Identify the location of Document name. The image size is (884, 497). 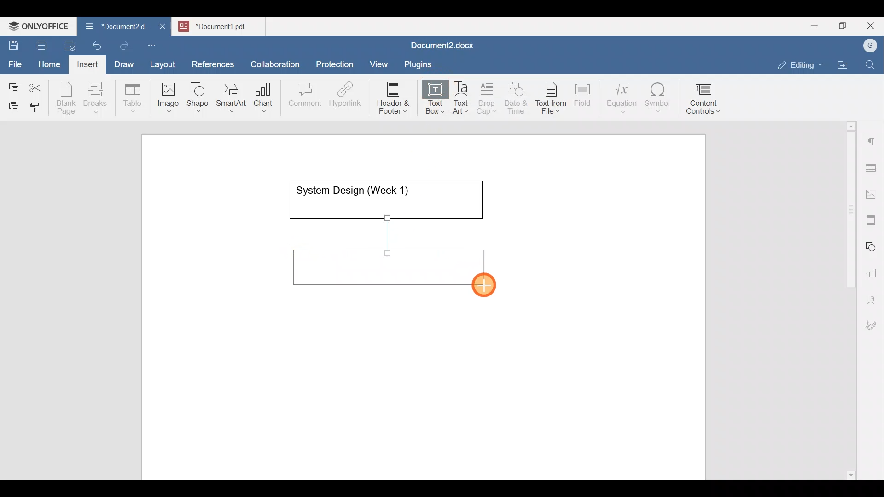
(440, 46).